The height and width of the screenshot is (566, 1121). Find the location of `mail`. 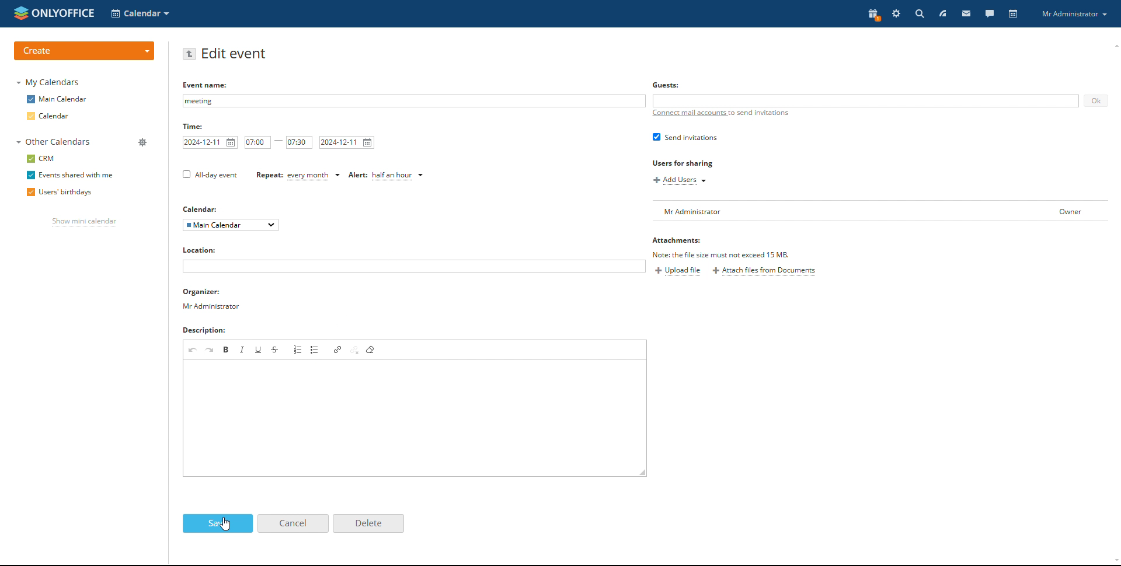

mail is located at coordinates (966, 14).